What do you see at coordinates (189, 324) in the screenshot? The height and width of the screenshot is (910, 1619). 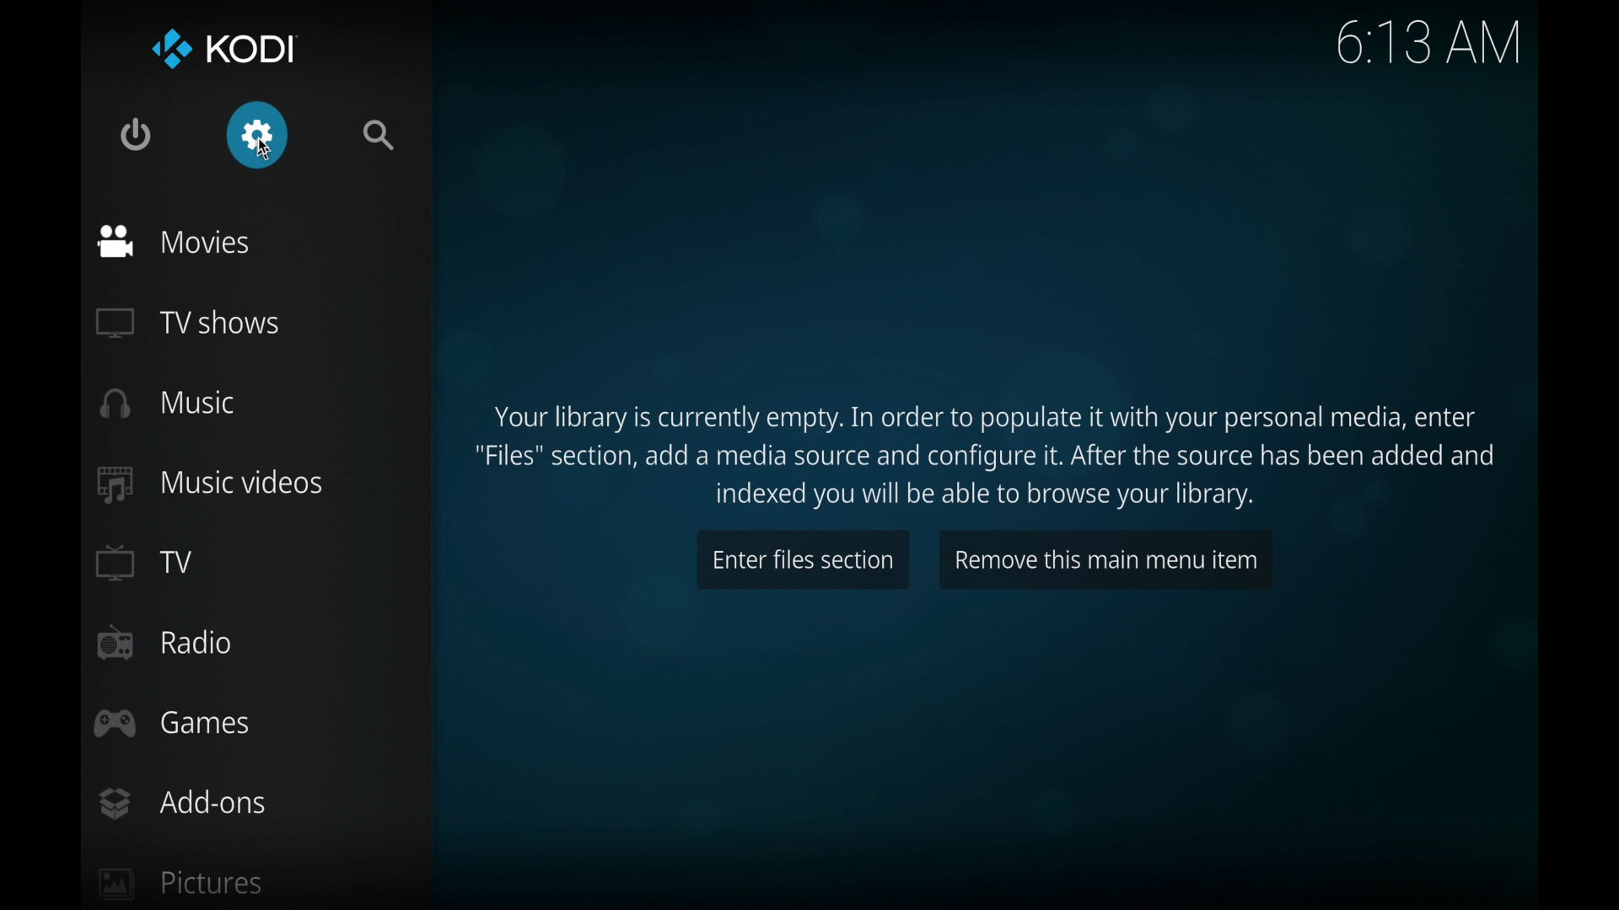 I see `tv shows` at bounding box center [189, 324].